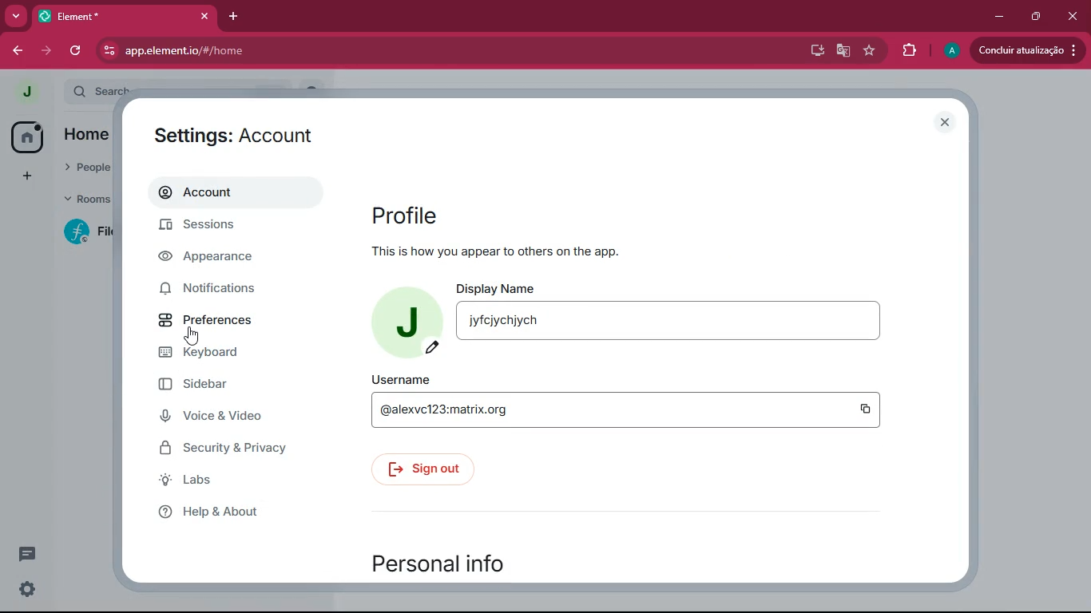 The height and width of the screenshot is (613, 1091). What do you see at coordinates (221, 354) in the screenshot?
I see `keyboard` at bounding box center [221, 354].